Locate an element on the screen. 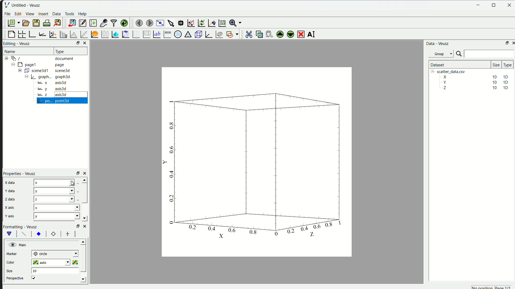  | Type is located at coordinates (507, 65).